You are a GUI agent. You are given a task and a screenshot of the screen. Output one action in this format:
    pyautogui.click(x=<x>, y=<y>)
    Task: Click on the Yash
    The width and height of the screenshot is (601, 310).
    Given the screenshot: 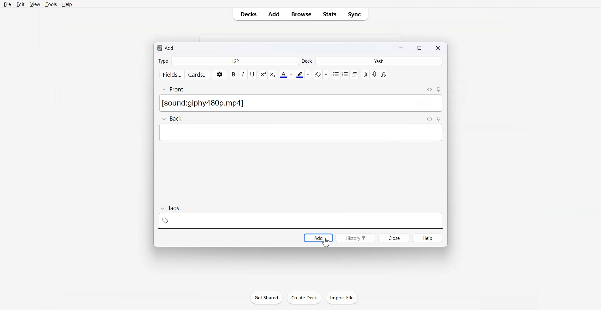 What is the action you would take?
    pyautogui.click(x=379, y=61)
    